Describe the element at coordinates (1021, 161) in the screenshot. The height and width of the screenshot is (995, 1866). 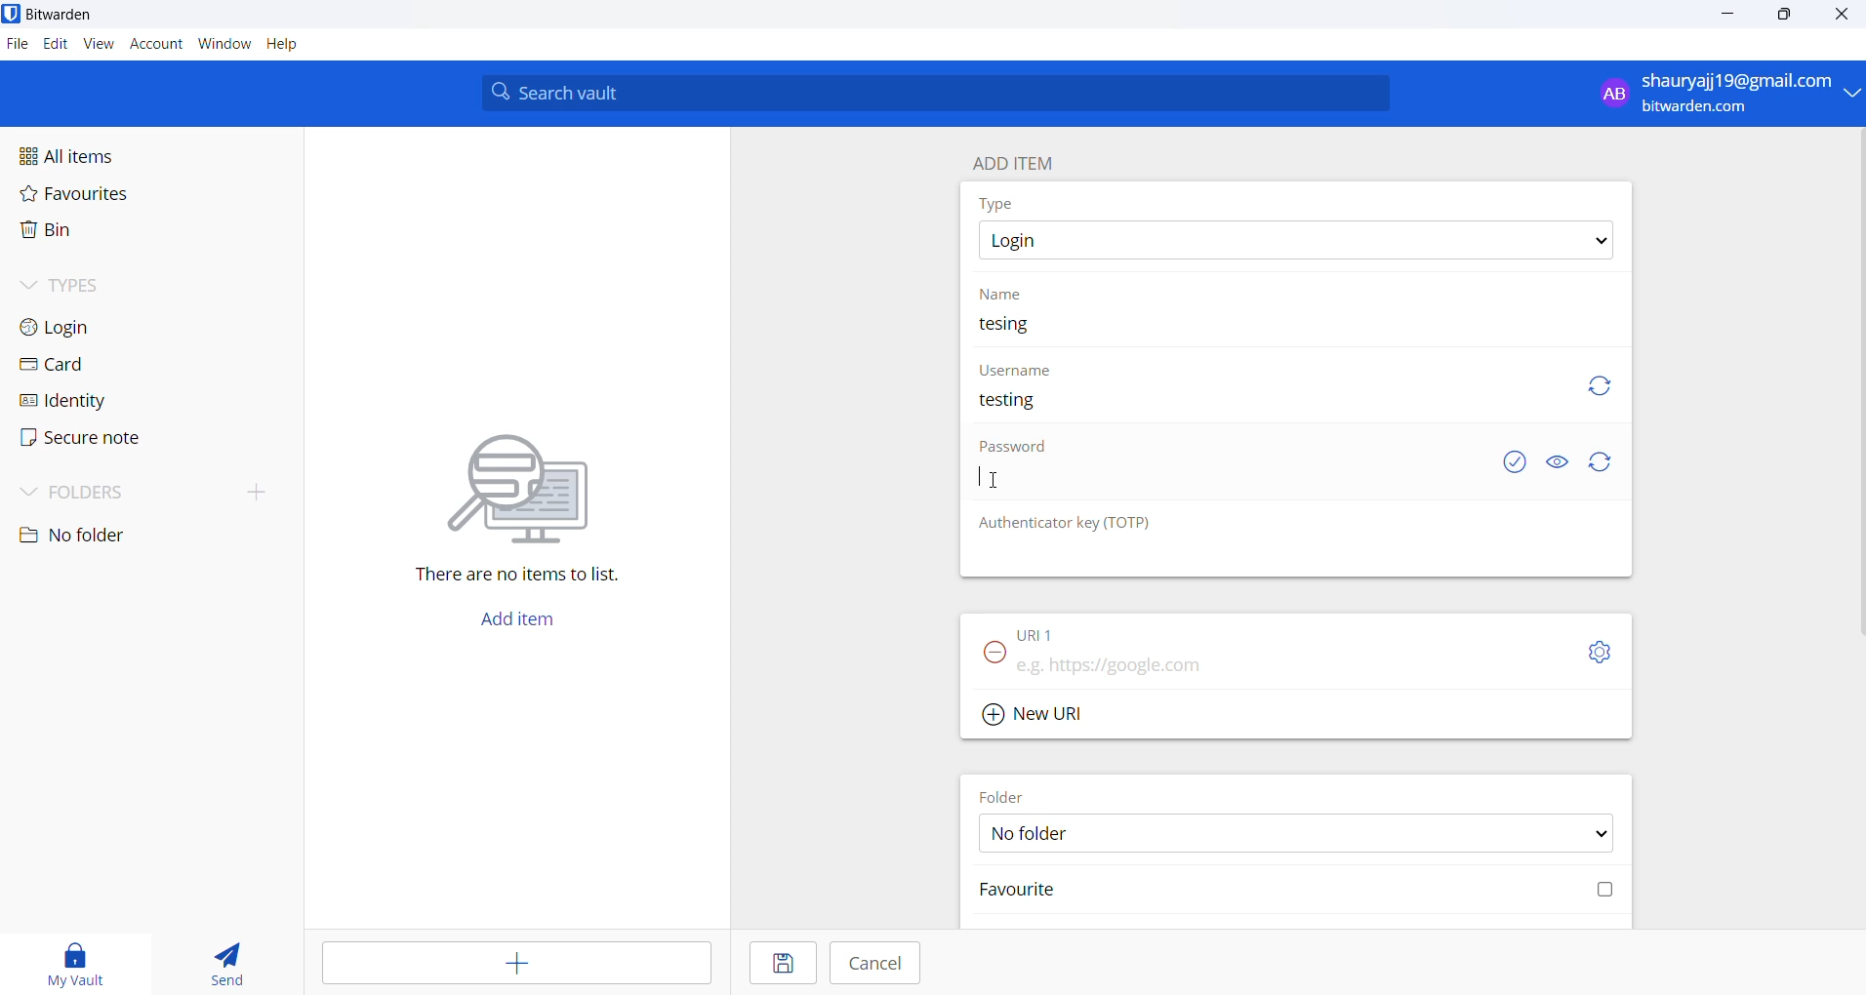
I see `add item heading` at that location.